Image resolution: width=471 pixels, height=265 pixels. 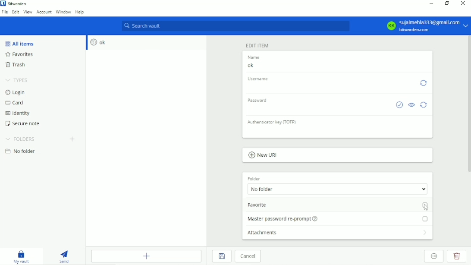 What do you see at coordinates (73, 139) in the screenshot?
I see `Create folder` at bounding box center [73, 139].